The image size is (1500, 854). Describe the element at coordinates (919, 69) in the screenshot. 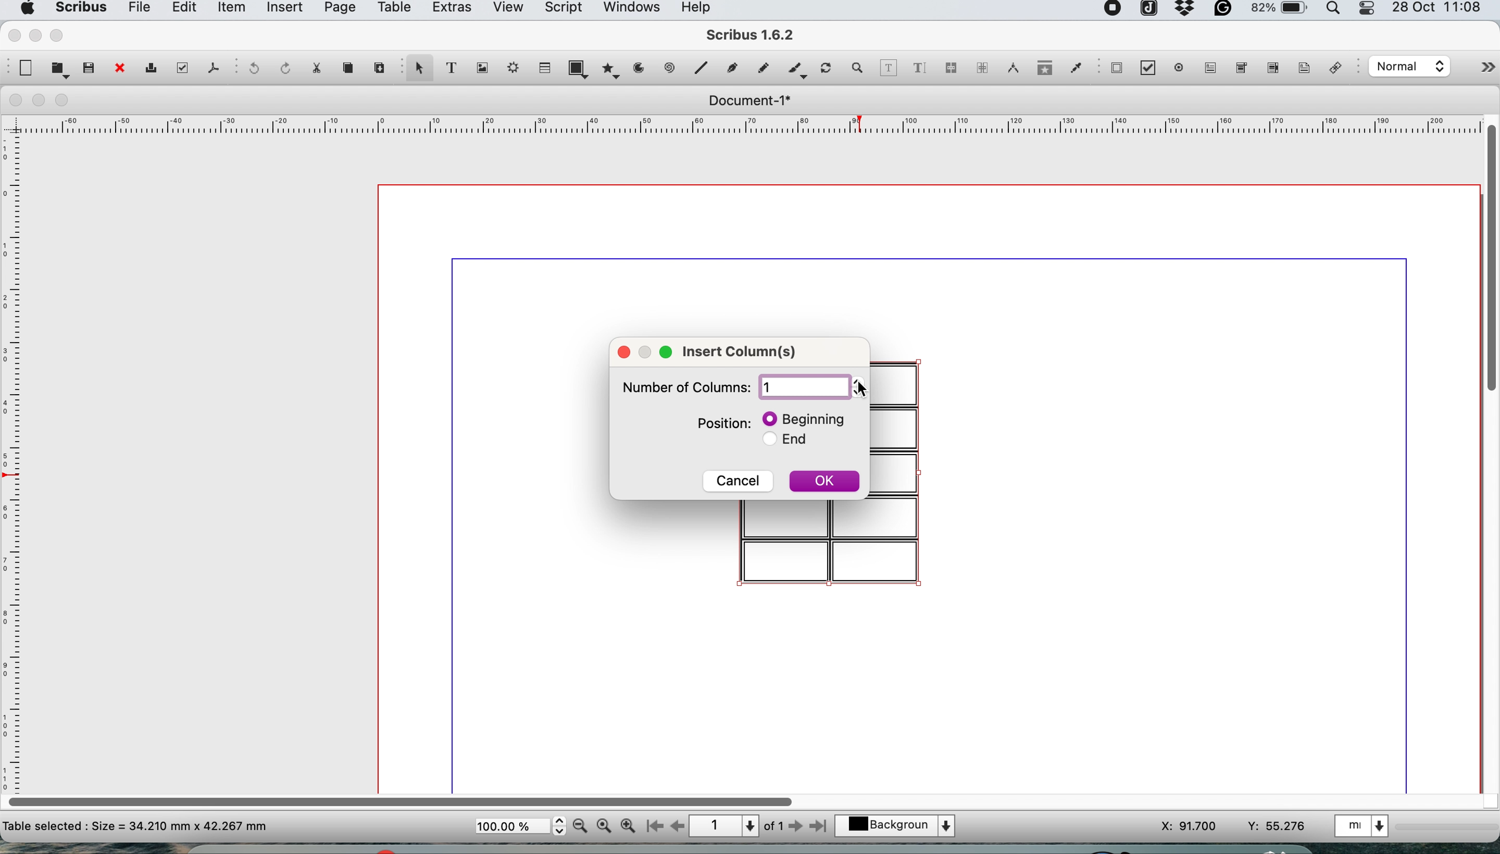

I see `edit text with story mode` at that location.